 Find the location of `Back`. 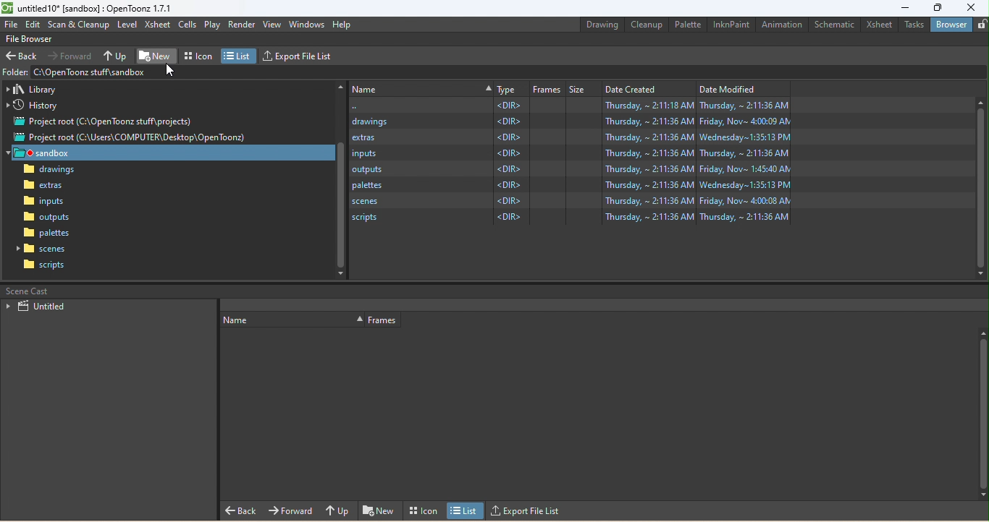

Back is located at coordinates (22, 57).